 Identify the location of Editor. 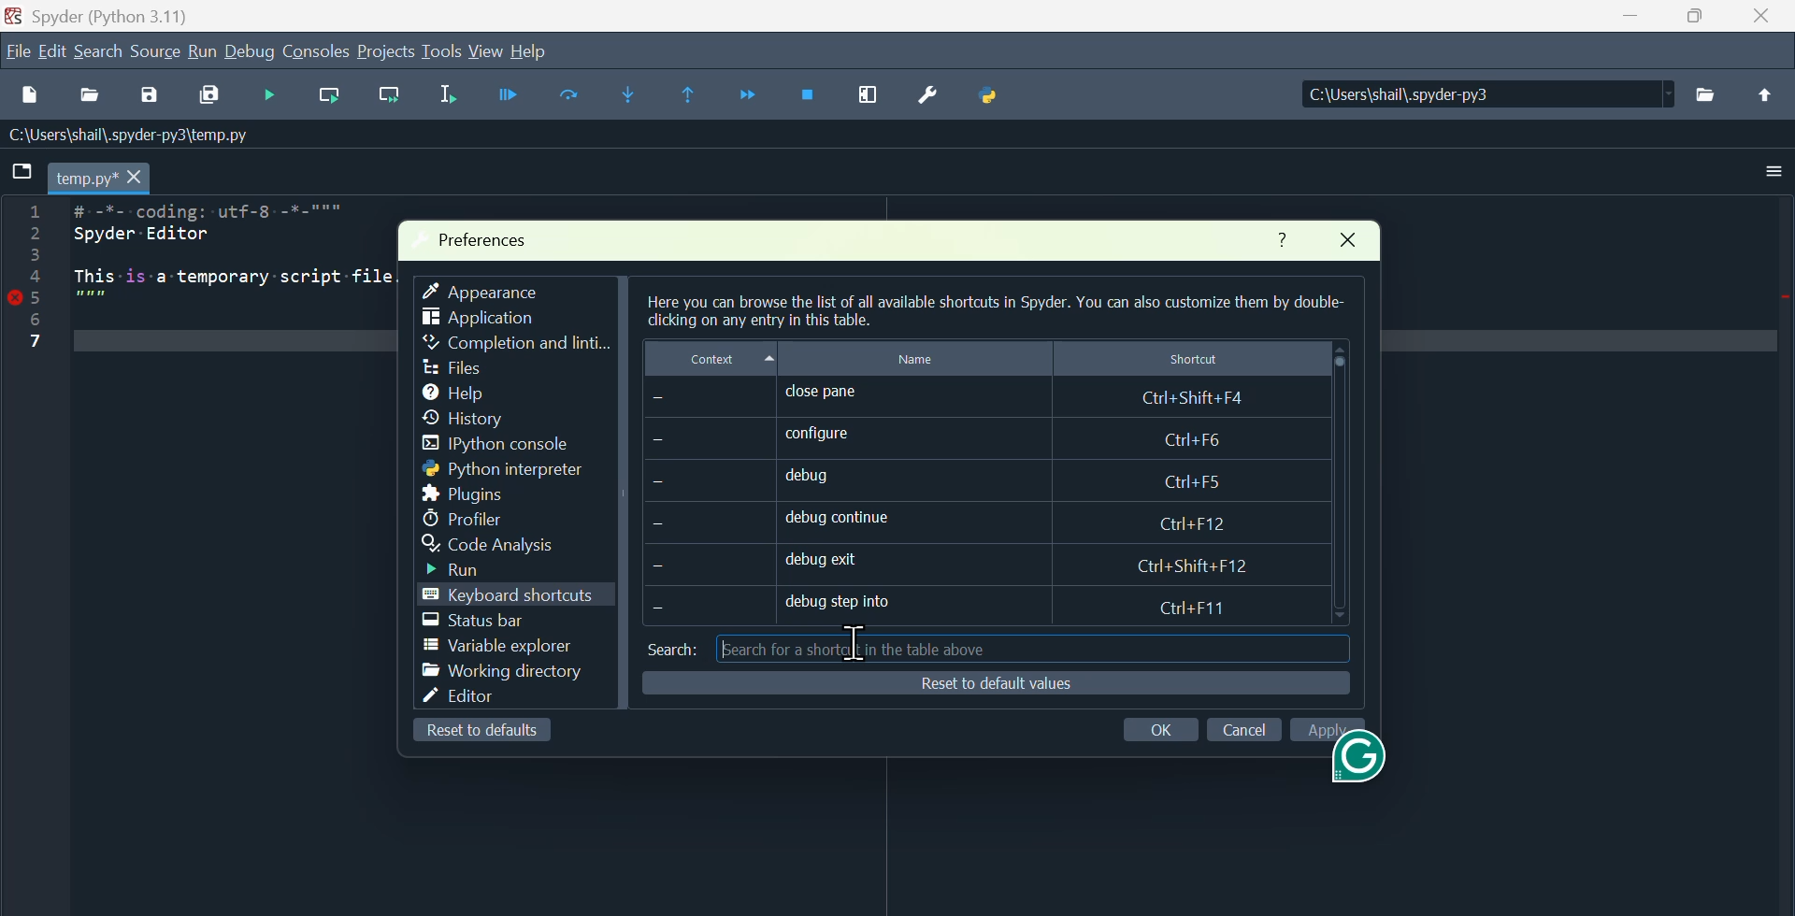
(470, 695).